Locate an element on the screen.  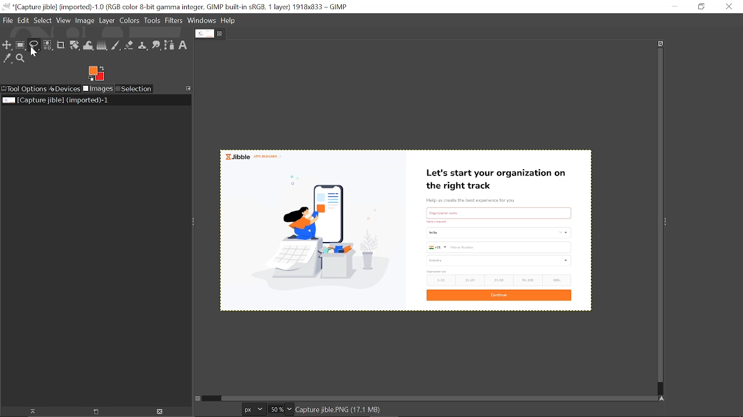
Wrap text tool is located at coordinates (89, 46).